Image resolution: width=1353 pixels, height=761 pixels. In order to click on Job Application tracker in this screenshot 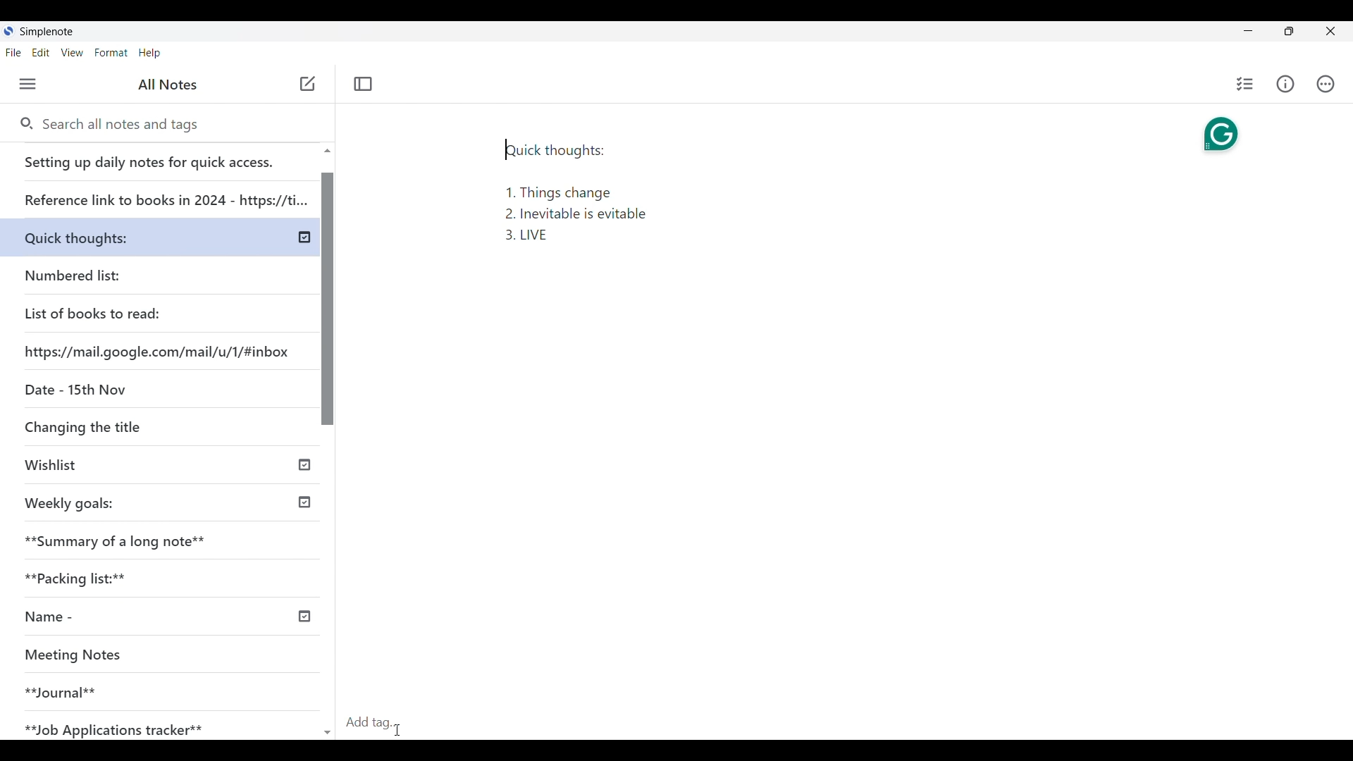, I will do `click(121, 726)`.